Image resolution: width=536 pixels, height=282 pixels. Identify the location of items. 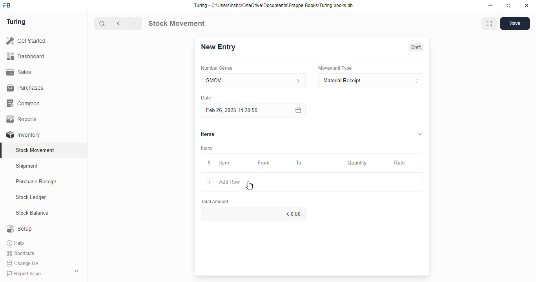
(207, 148).